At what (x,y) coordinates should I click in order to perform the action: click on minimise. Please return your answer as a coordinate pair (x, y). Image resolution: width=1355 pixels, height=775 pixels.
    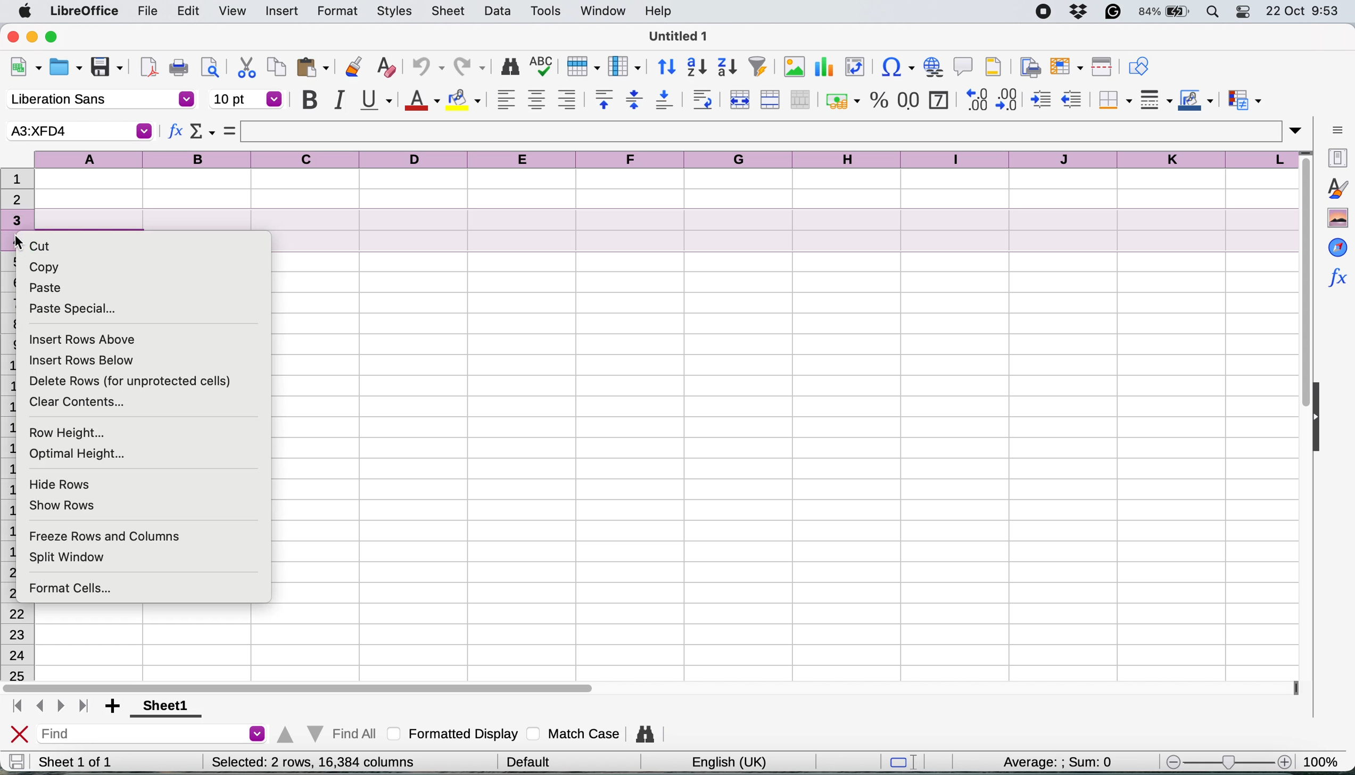
    Looking at the image, I should click on (34, 36).